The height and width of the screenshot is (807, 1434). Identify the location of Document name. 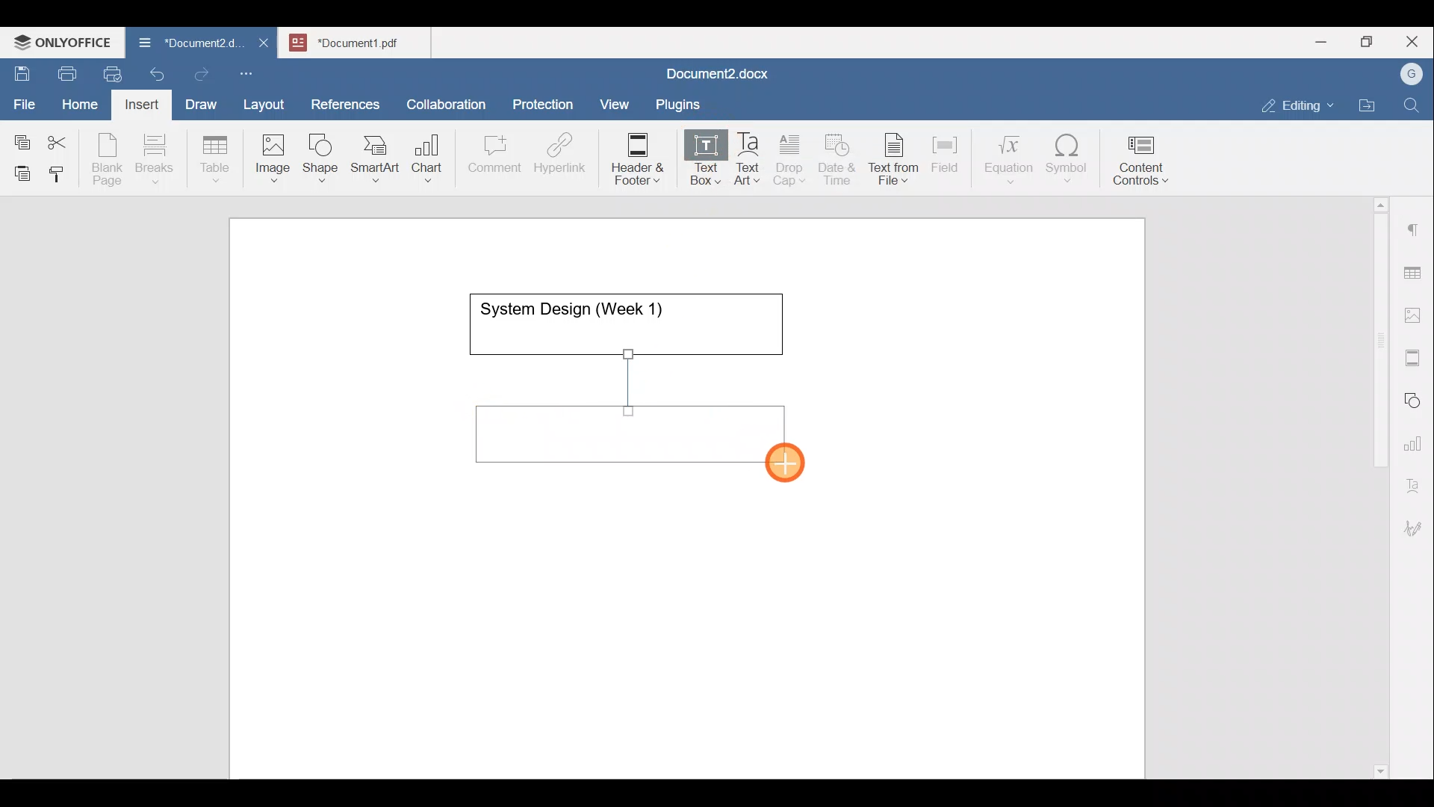
(182, 45).